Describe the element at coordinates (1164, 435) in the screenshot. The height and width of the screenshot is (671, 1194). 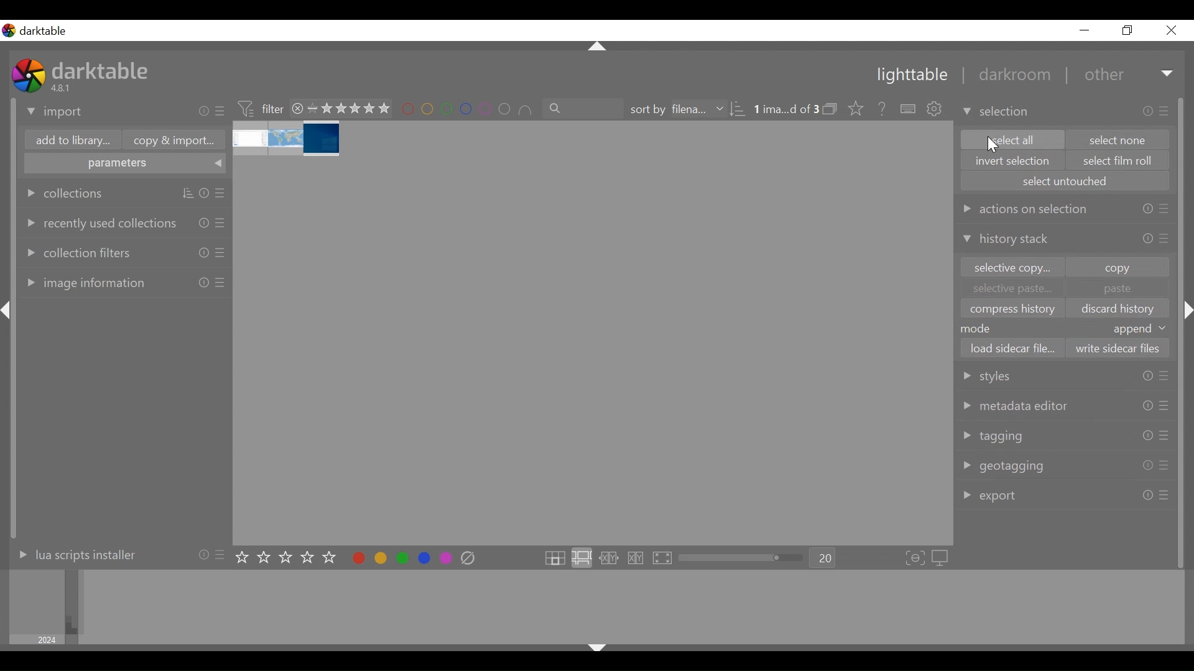
I see `presets` at that location.